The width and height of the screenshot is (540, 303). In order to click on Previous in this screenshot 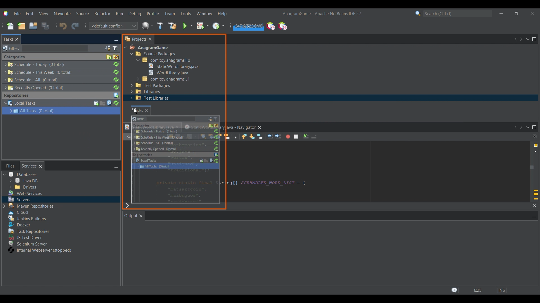, I will do `click(515, 127)`.